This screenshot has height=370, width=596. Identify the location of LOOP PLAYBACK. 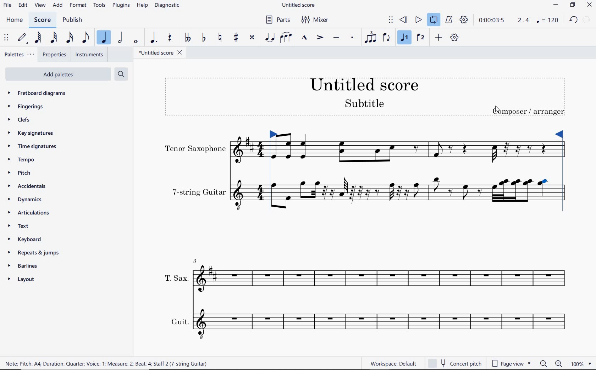
(434, 19).